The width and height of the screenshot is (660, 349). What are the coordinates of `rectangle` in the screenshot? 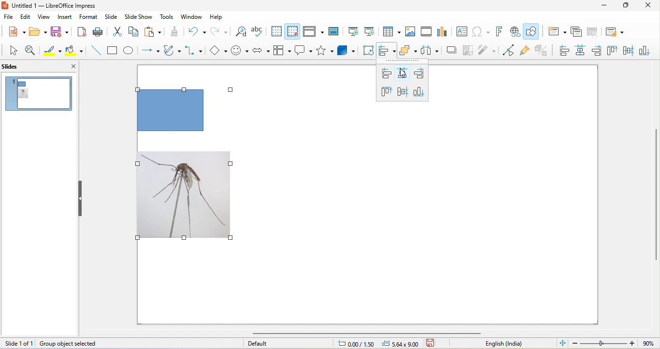 It's located at (114, 51).